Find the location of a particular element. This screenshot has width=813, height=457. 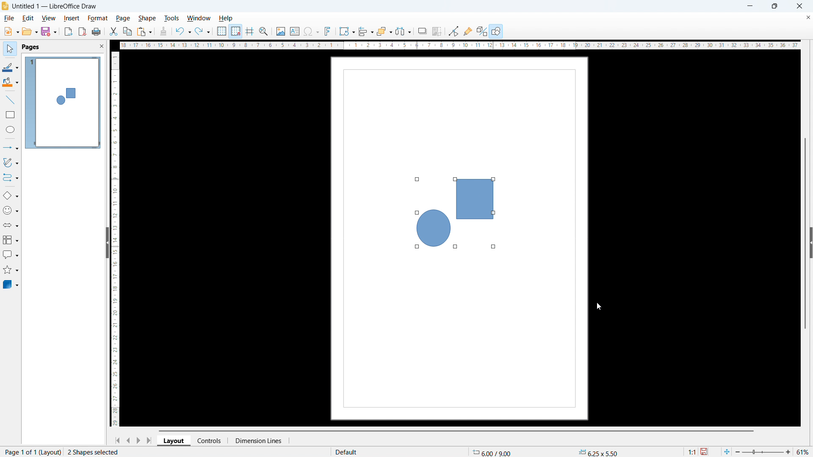

horizontal scrollbar is located at coordinates (454, 431).